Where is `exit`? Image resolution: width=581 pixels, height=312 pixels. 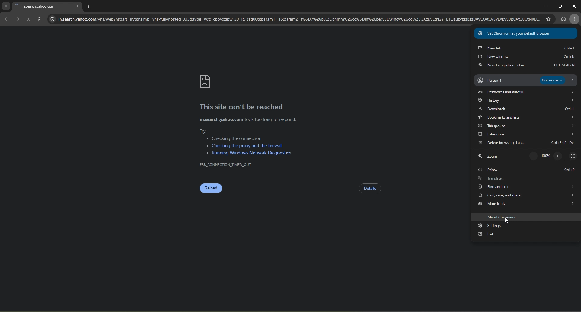 exit is located at coordinates (527, 234).